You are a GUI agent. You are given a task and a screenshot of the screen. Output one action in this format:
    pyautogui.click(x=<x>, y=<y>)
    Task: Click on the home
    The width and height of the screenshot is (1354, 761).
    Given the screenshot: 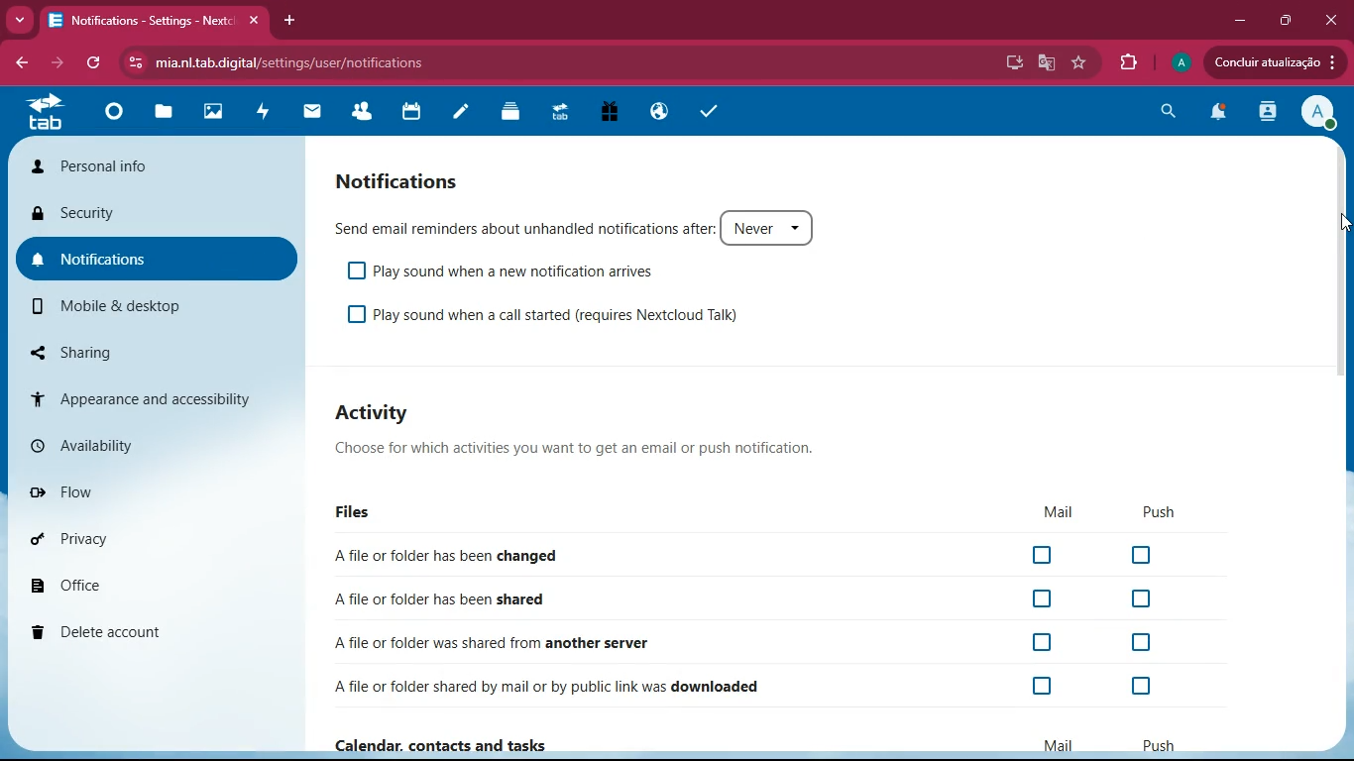 What is the action you would take?
    pyautogui.click(x=117, y=117)
    